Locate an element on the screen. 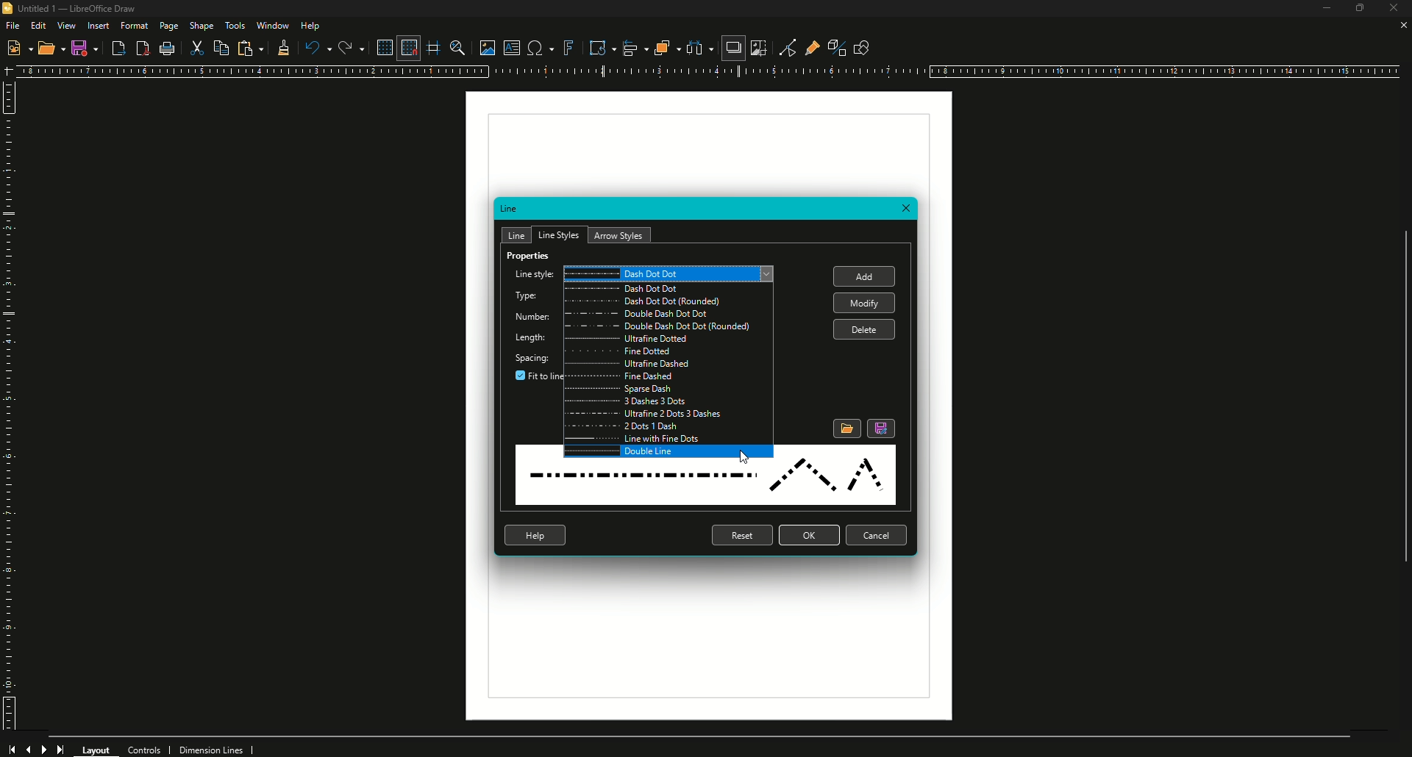 The height and width of the screenshot is (757, 1412). Type is located at coordinates (527, 297).